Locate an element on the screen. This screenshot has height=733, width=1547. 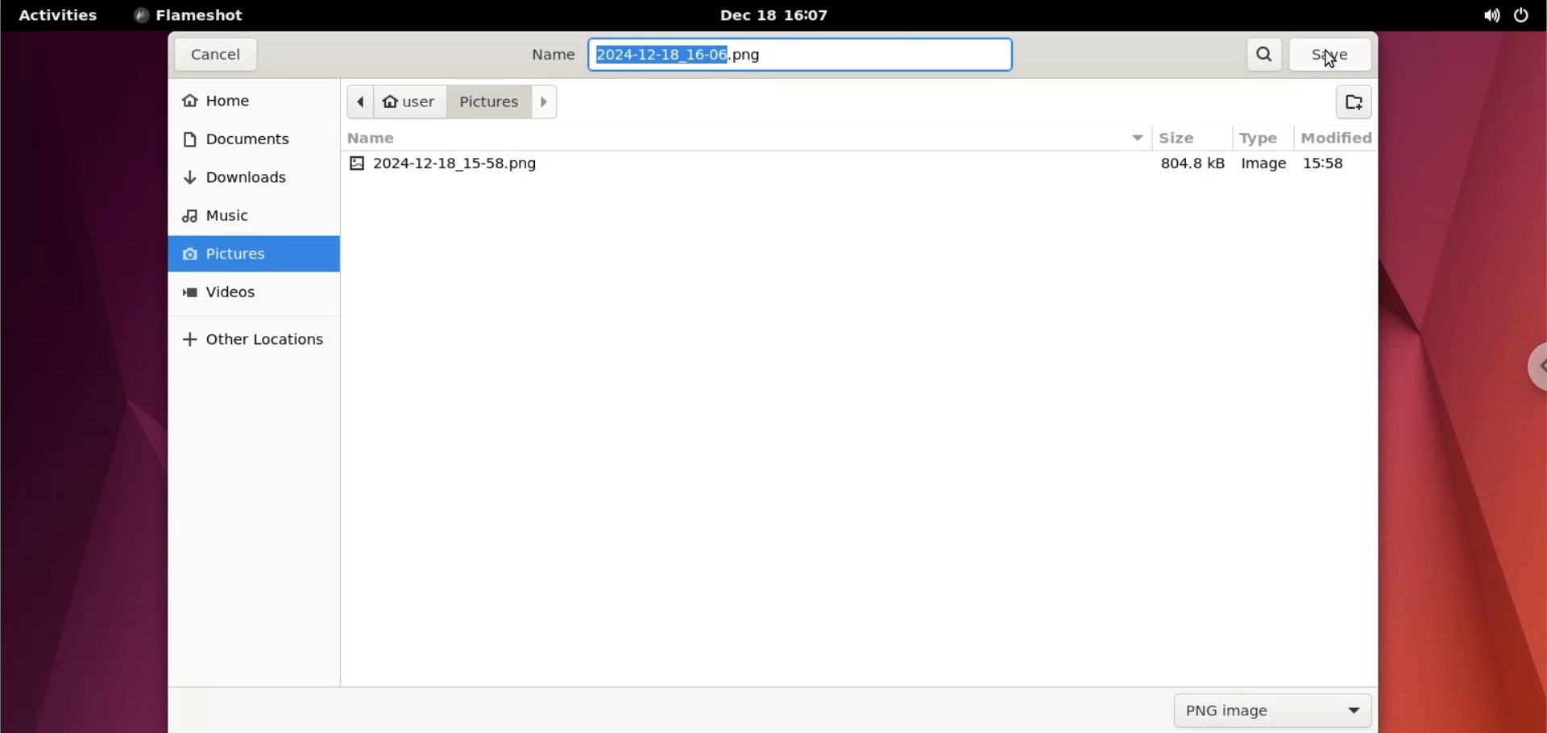
search button is located at coordinates (1263, 54).